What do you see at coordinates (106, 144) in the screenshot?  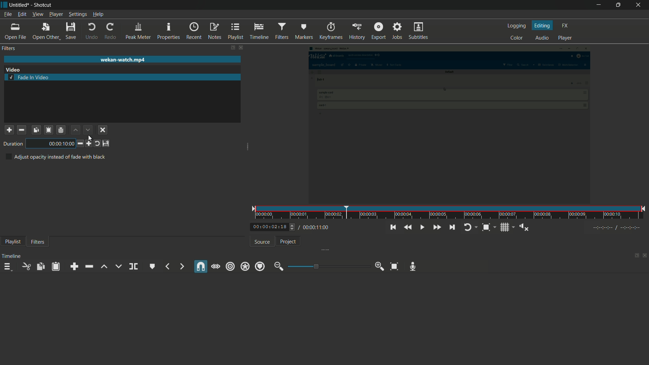 I see `set as default` at bounding box center [106, 144].